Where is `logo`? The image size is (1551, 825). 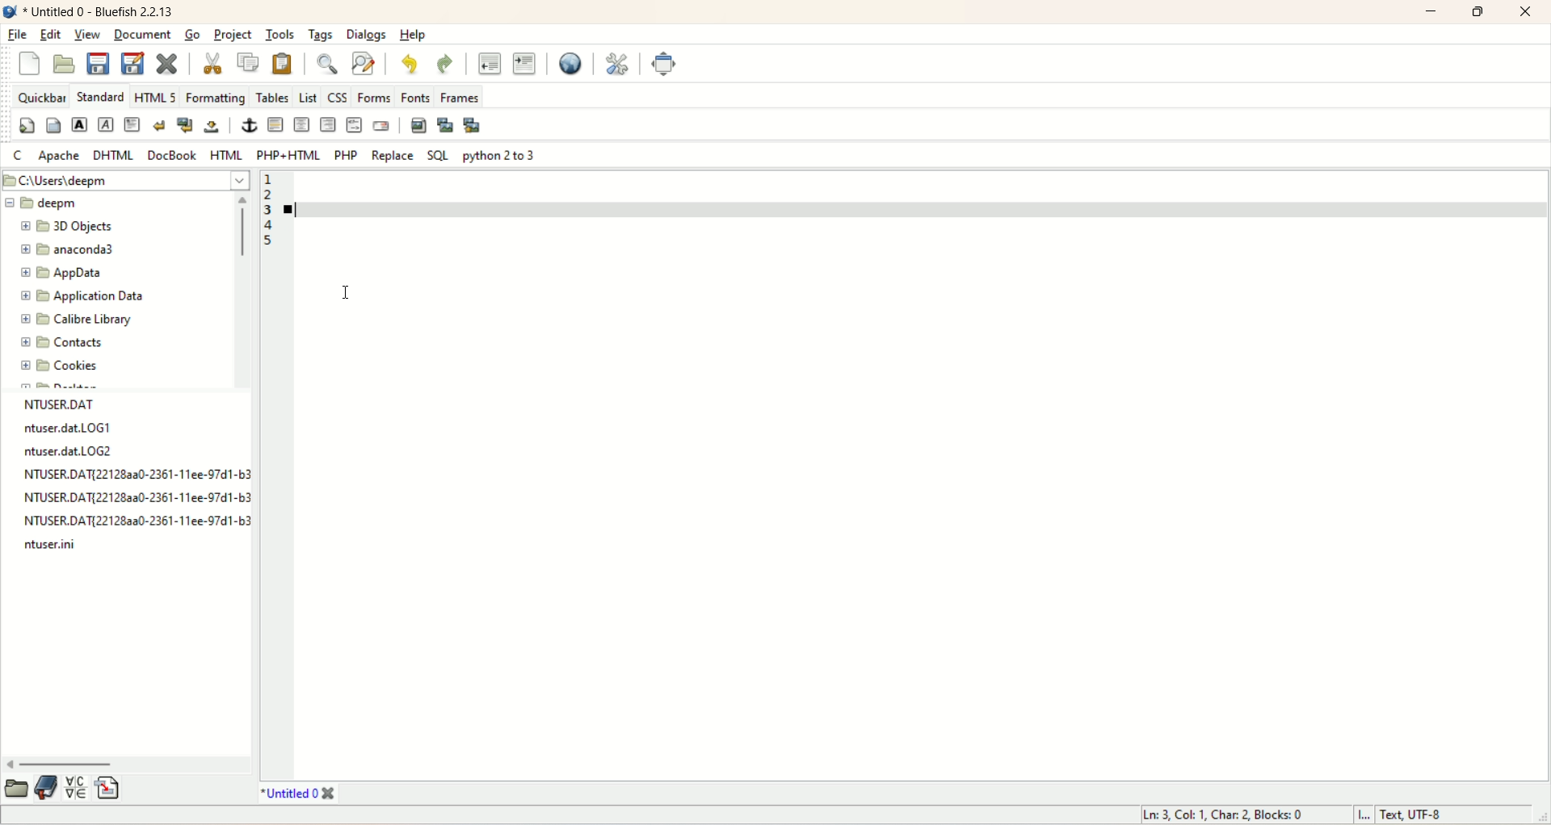 logo is located at coordinates (10, 11).